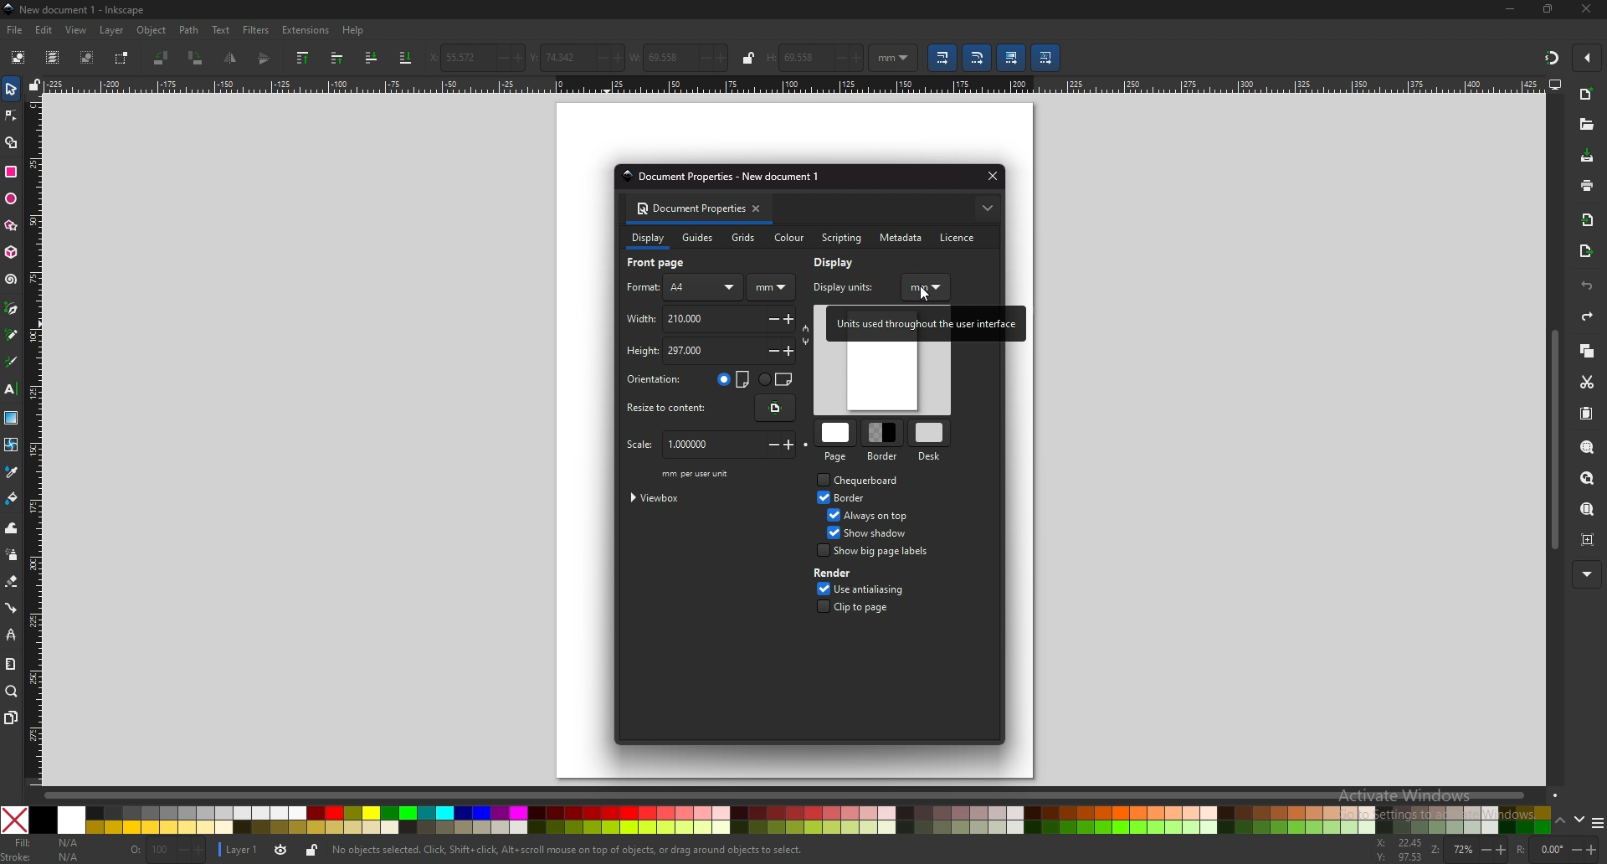 The image size is (1607, 864). I want to click on pages, so click(11, 717).